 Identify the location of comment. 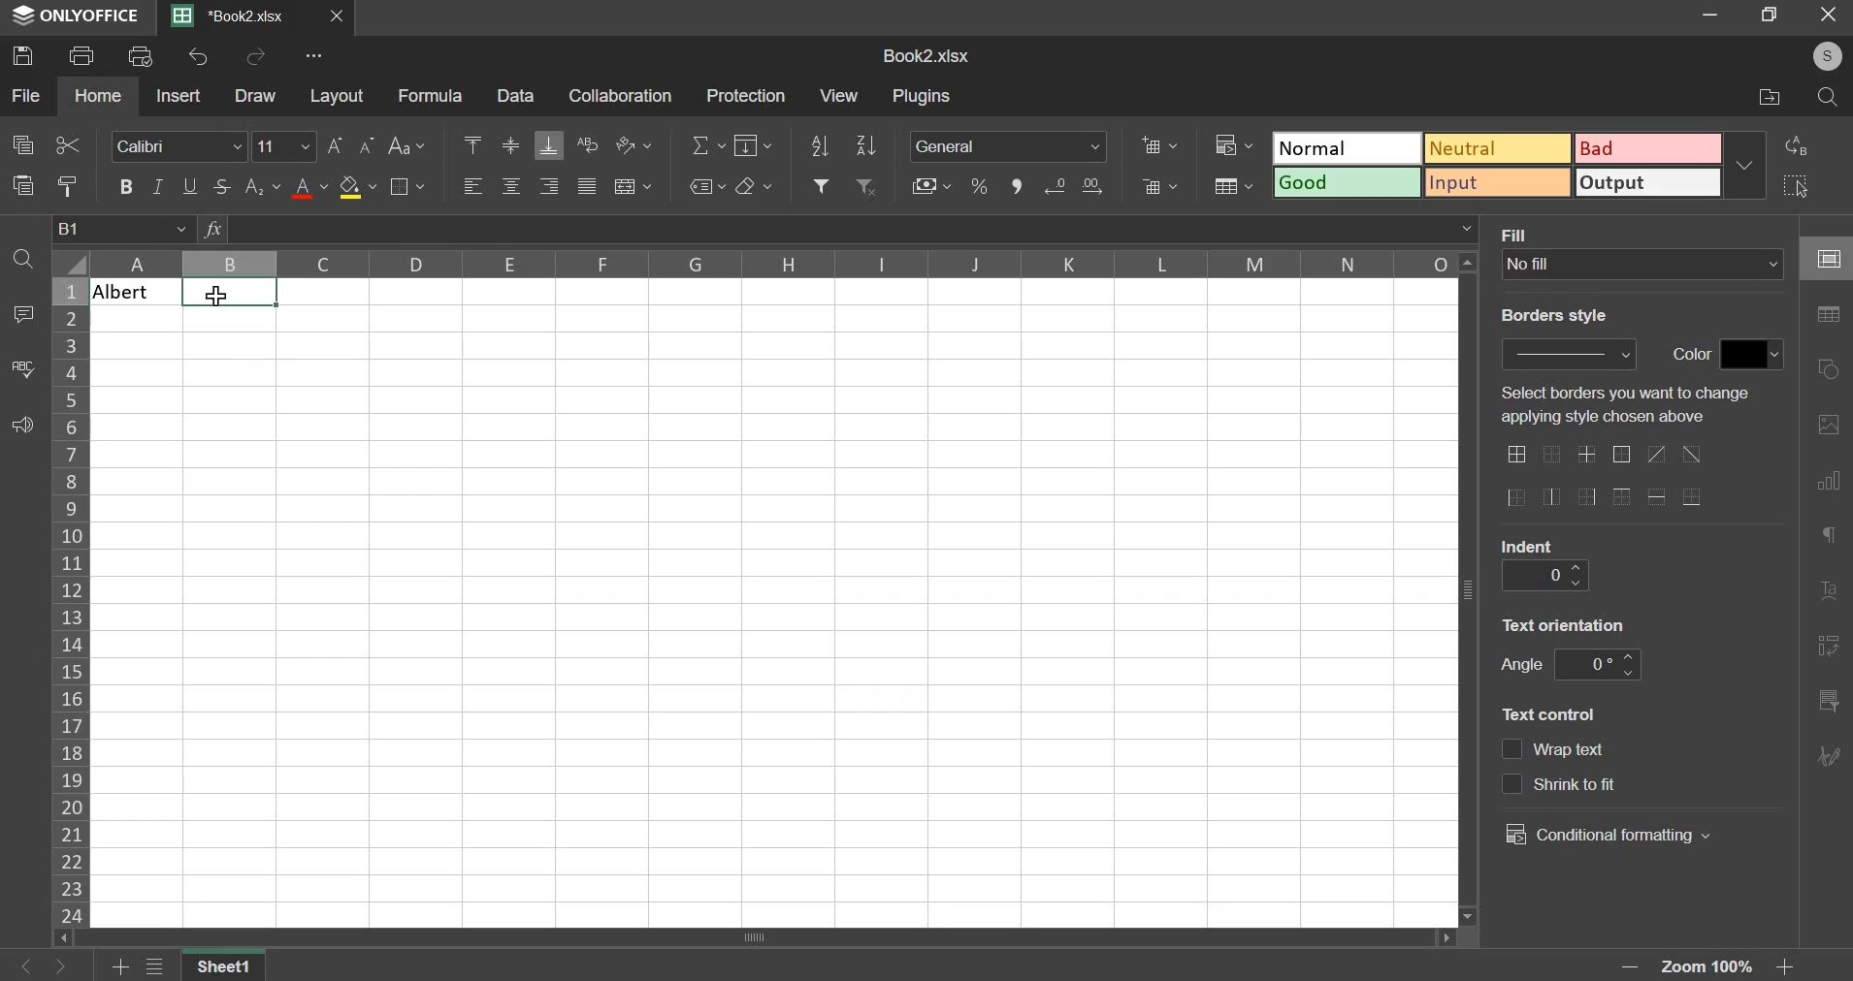
(27, 312).